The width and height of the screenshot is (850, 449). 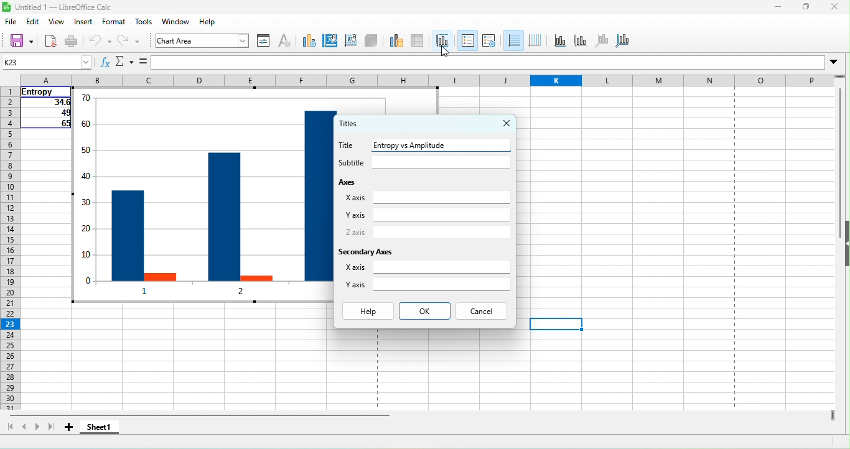 What do you see at coordinates (73, 40) in the screenshot?
I see `print` at bounding box center [73, 40].